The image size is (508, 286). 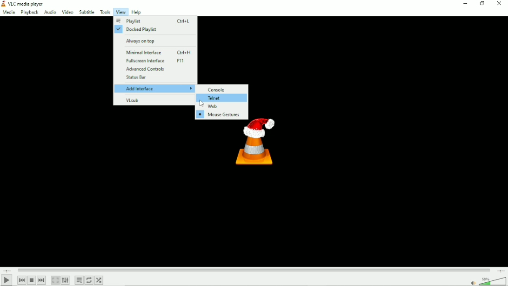 I want to click on , so click(x=499, y=4).